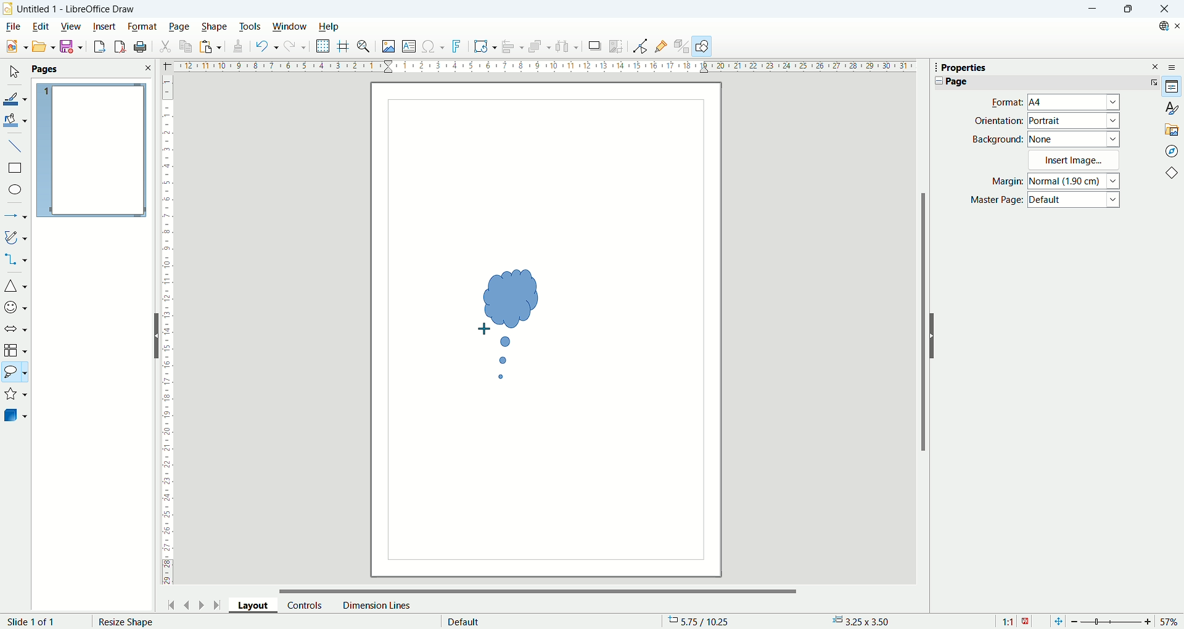  I want to click on Horizontal scroll bar, so click(539, 588).